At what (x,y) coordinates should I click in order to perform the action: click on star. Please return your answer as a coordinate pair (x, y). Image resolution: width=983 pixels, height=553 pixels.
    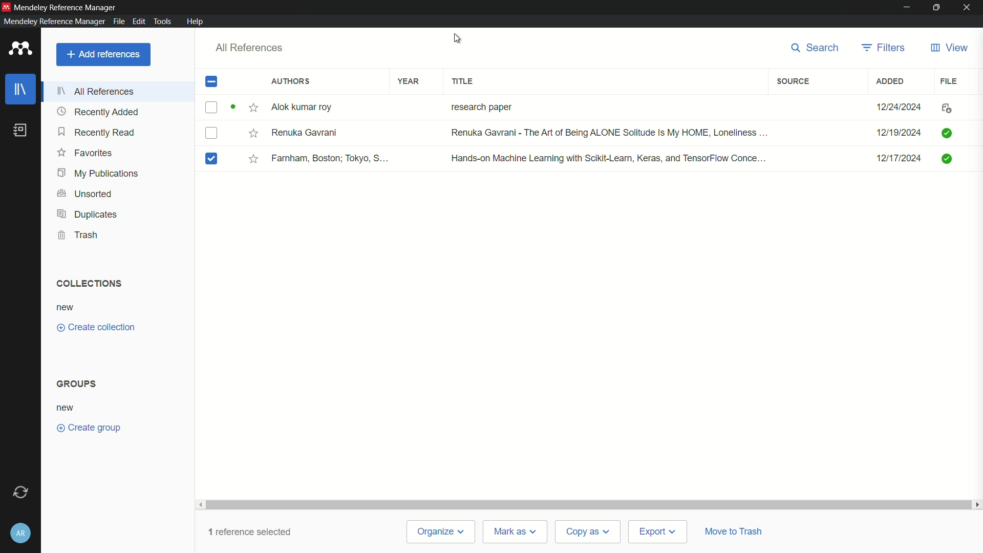
    Looking at the image, I should click on (251, 160).